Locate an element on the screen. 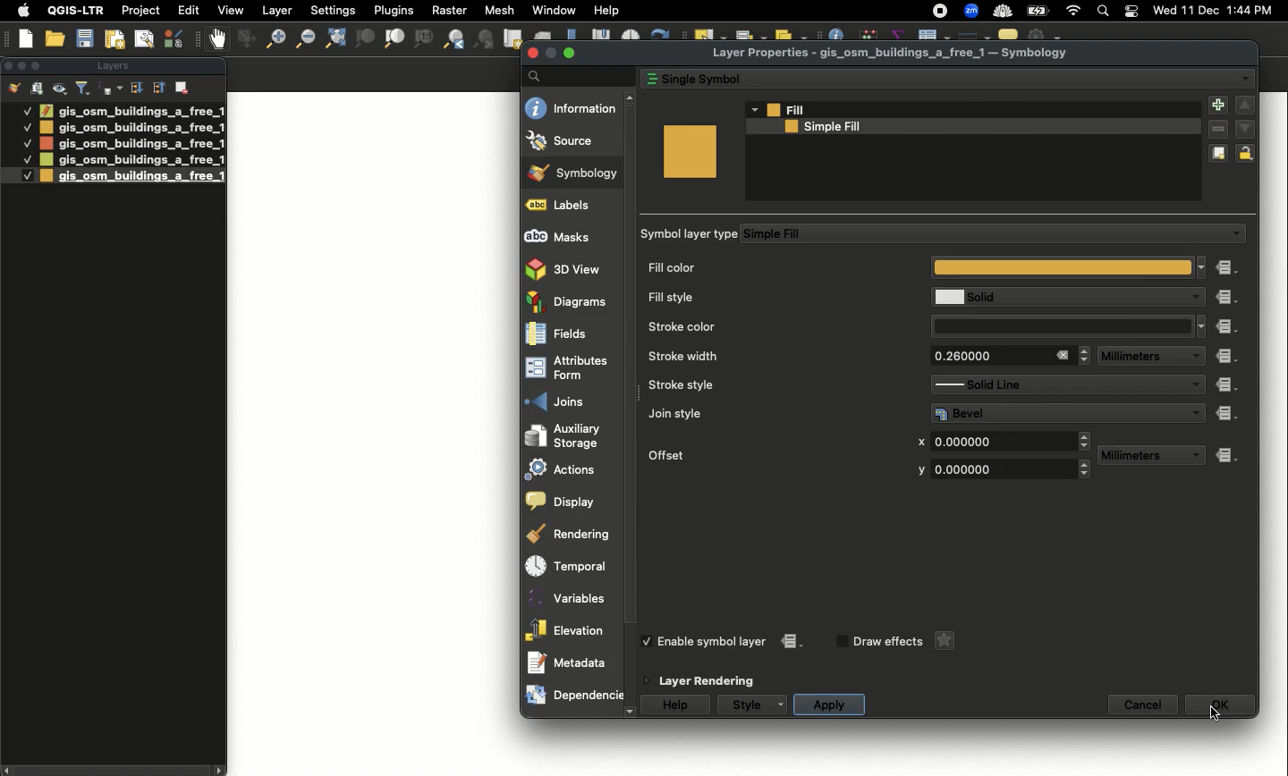  Project is located at coordinates (140, 12).